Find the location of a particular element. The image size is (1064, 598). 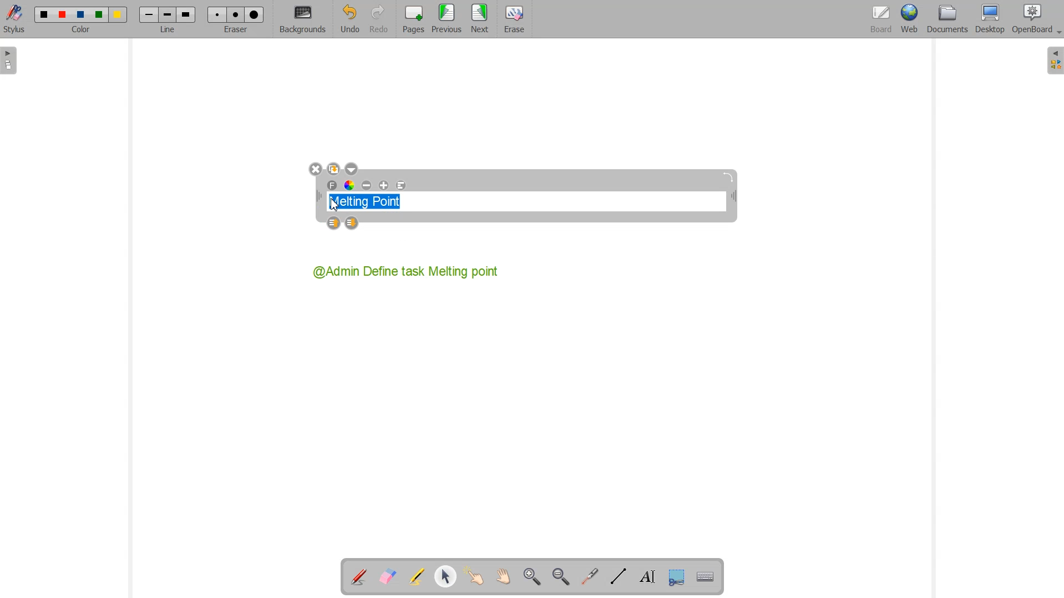

Background is located at coordinates (303, 19).